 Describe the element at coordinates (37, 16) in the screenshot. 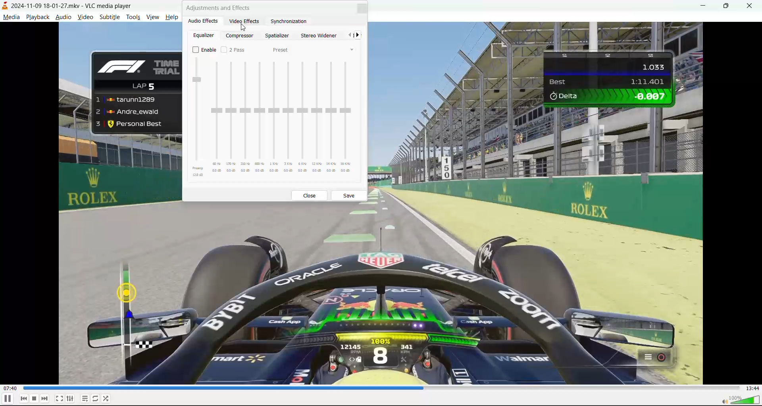

I see `playback` at that location.